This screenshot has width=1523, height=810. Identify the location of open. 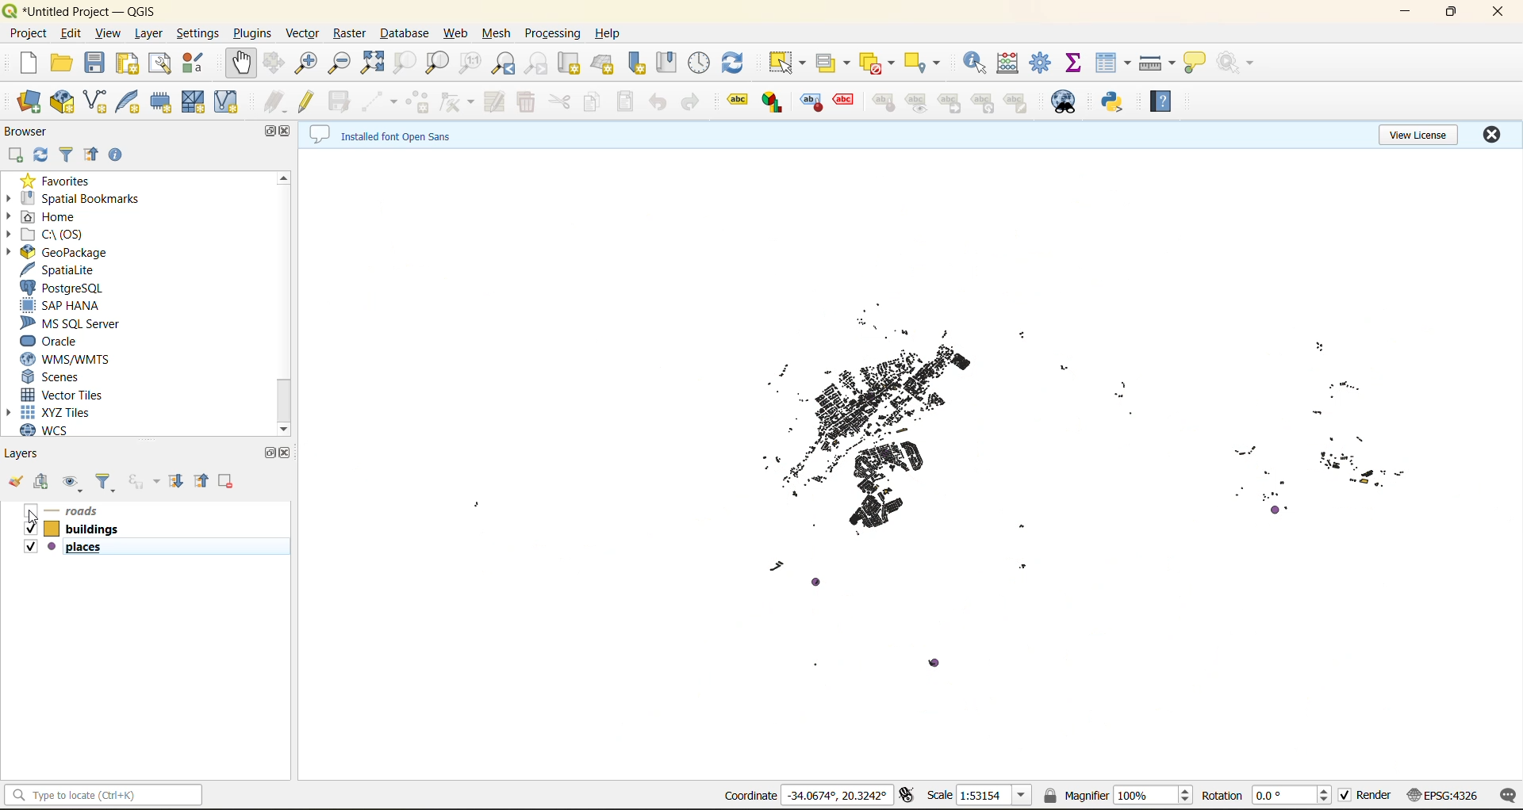
(15, 482).